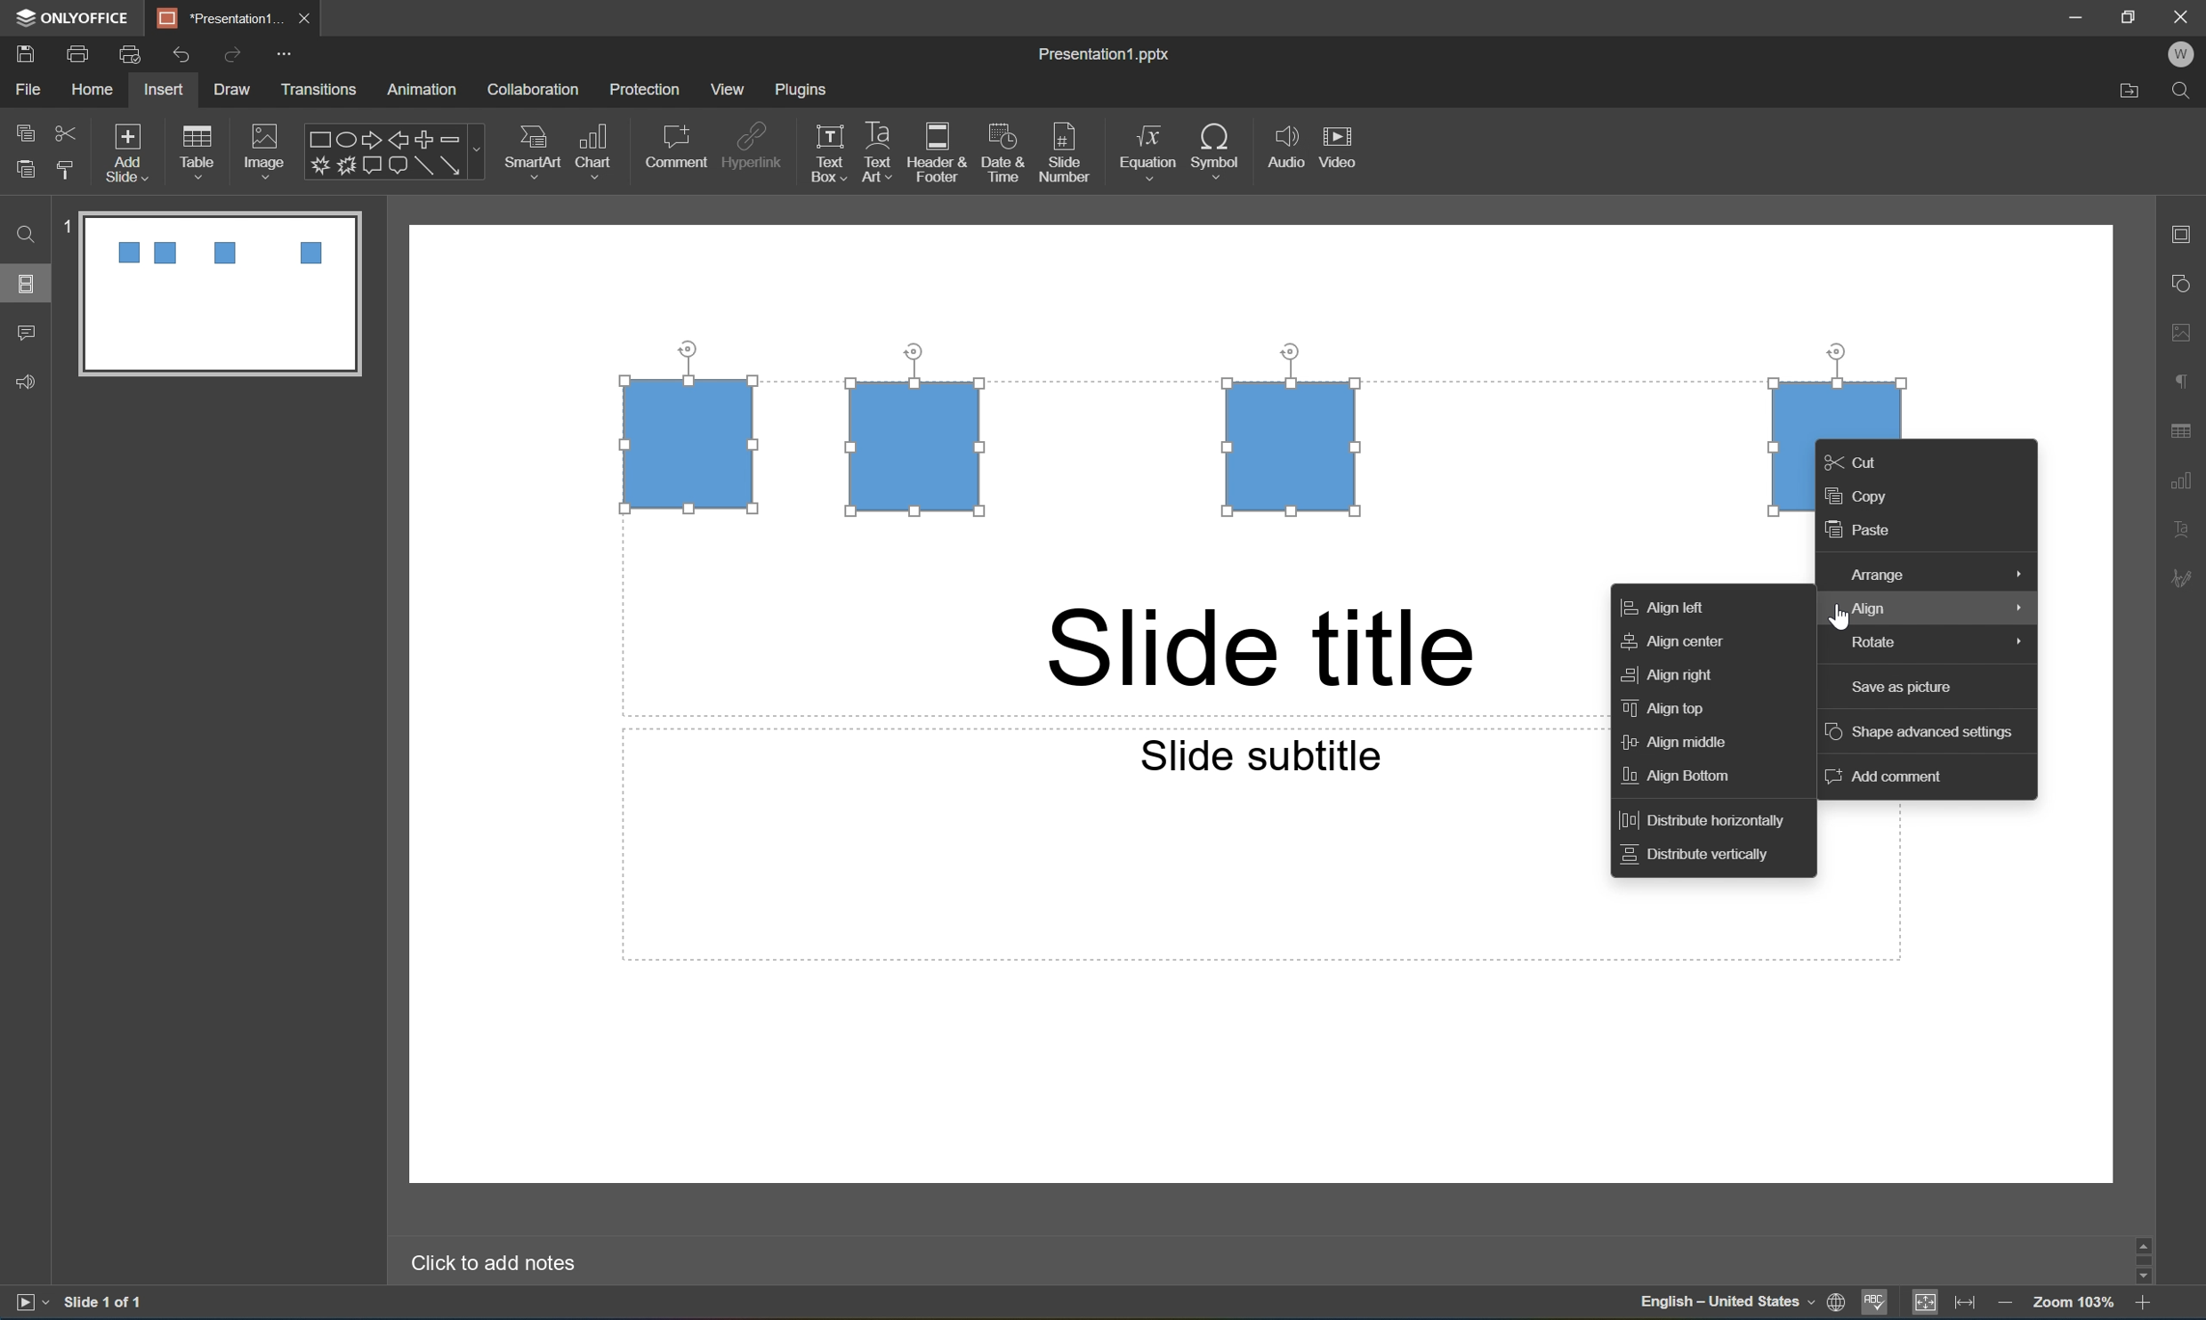 This screenshot has height=1320, width=2206. I want to click on audio, so click(1283, 150).